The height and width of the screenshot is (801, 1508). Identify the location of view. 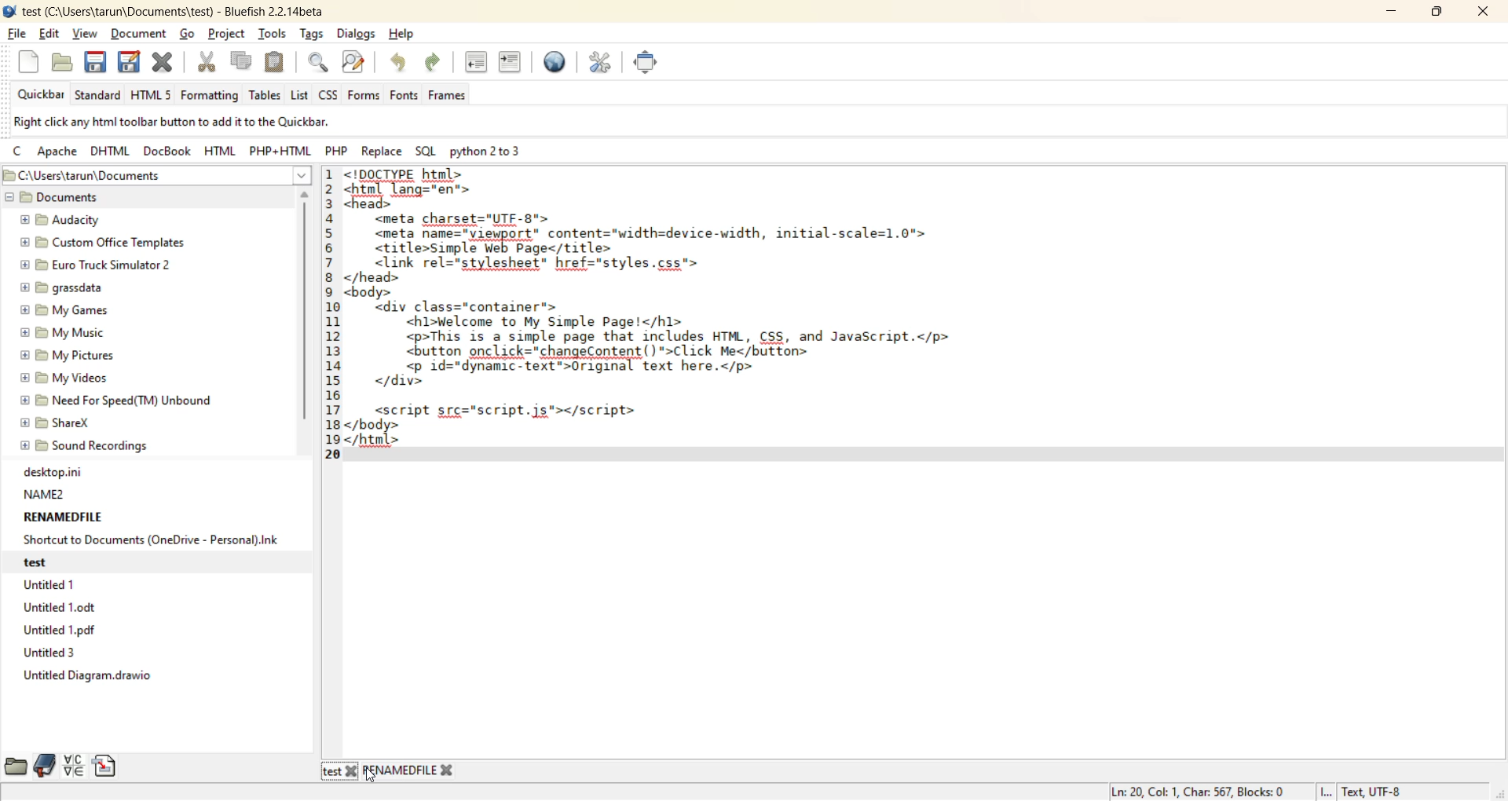
(88, 31).